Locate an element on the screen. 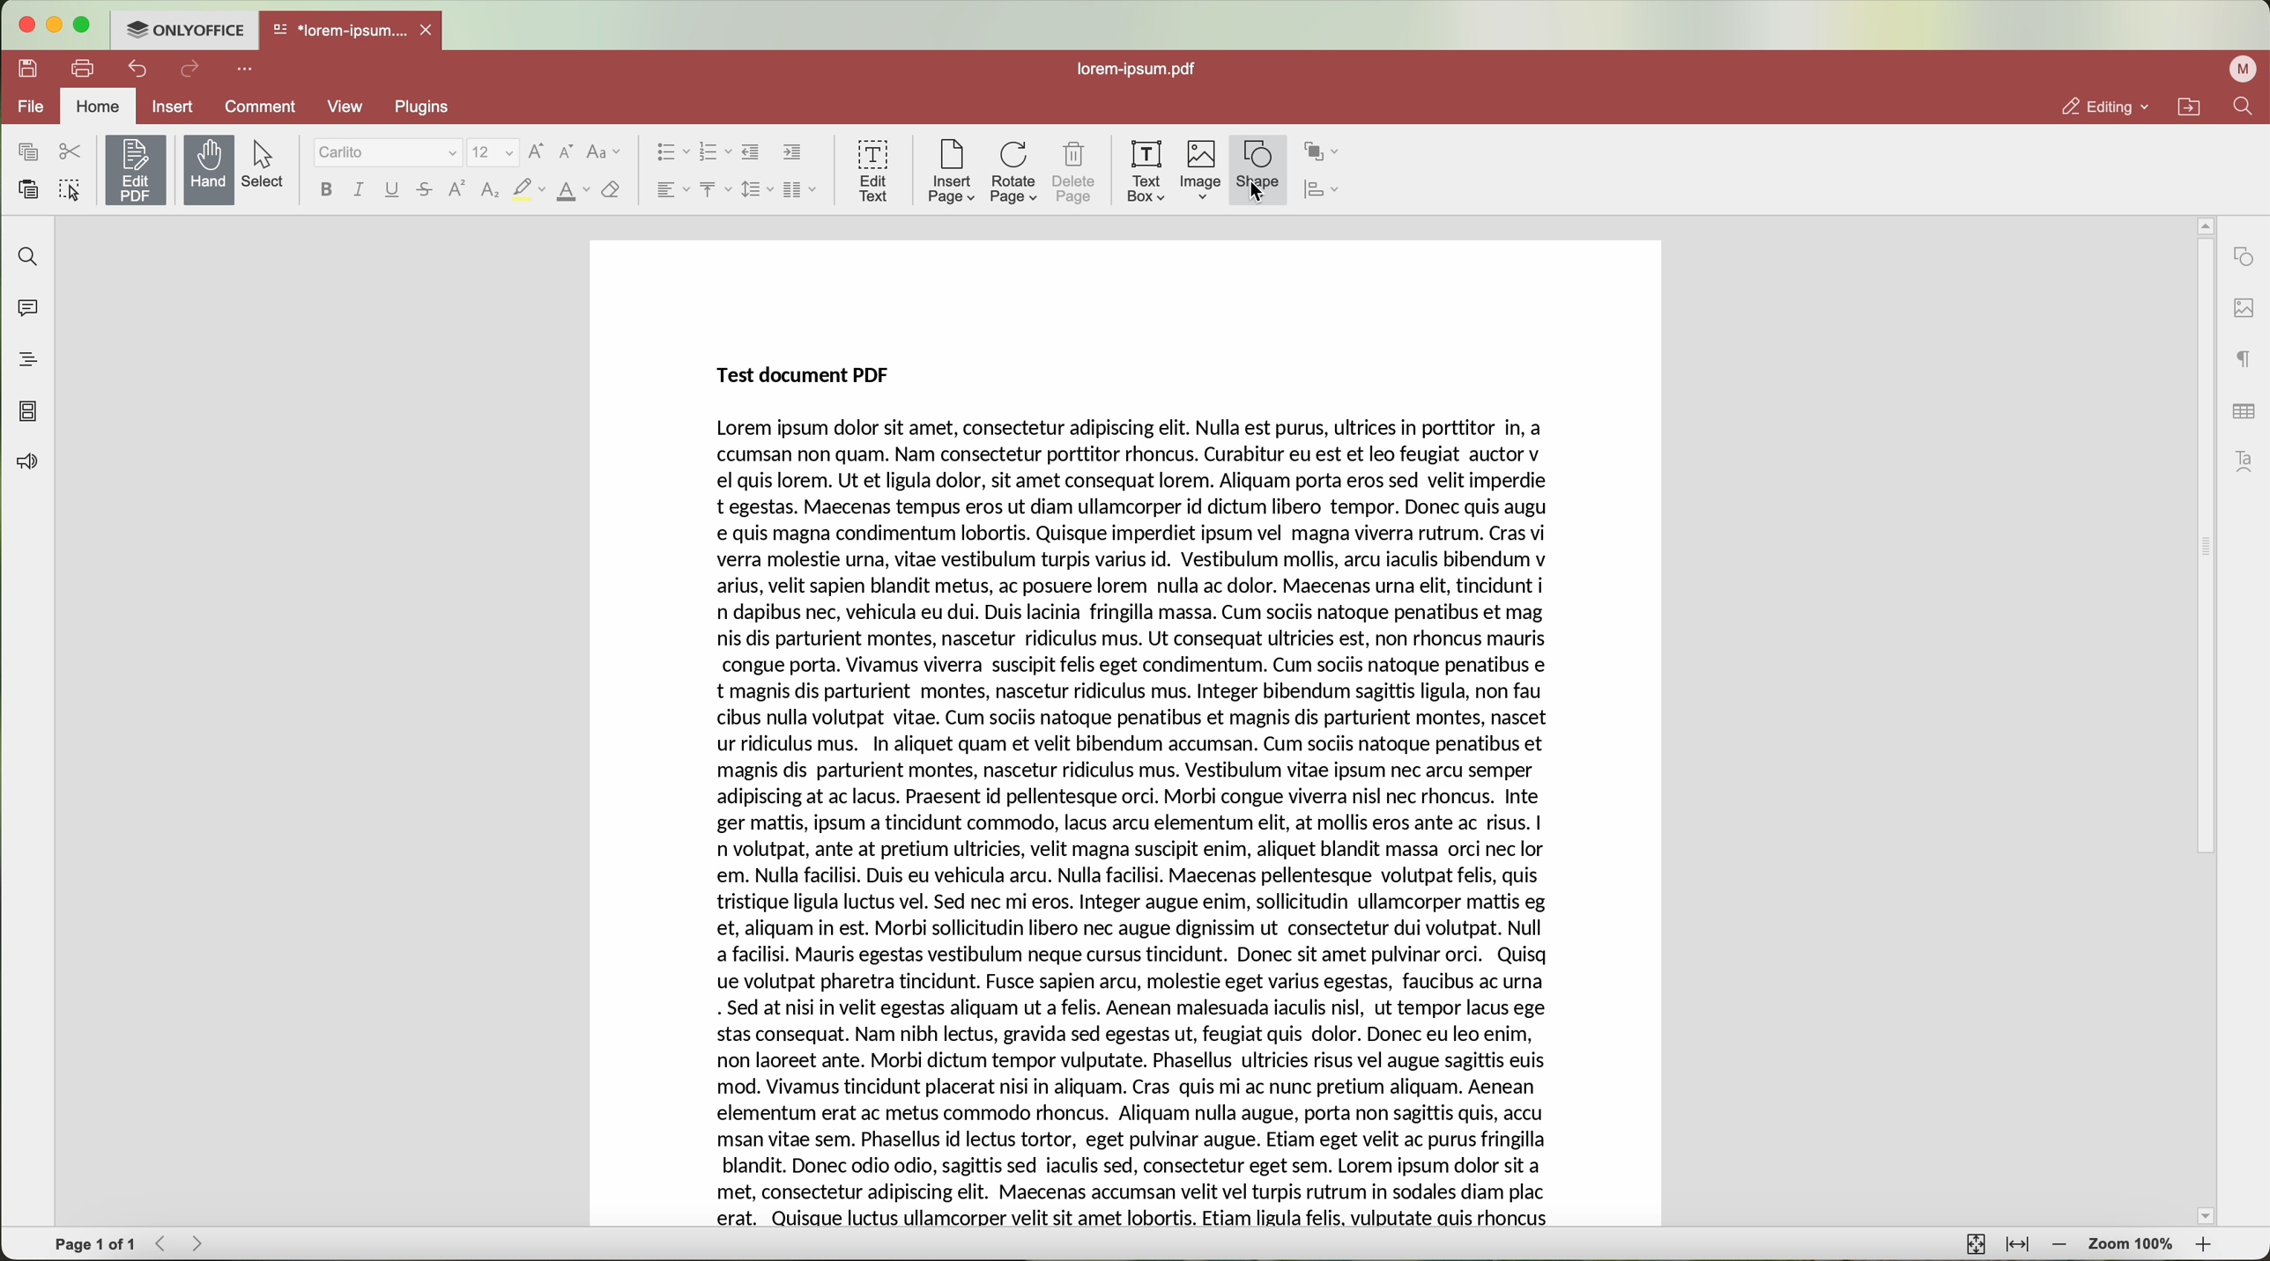  minimize is located at coordinates (56, 25).